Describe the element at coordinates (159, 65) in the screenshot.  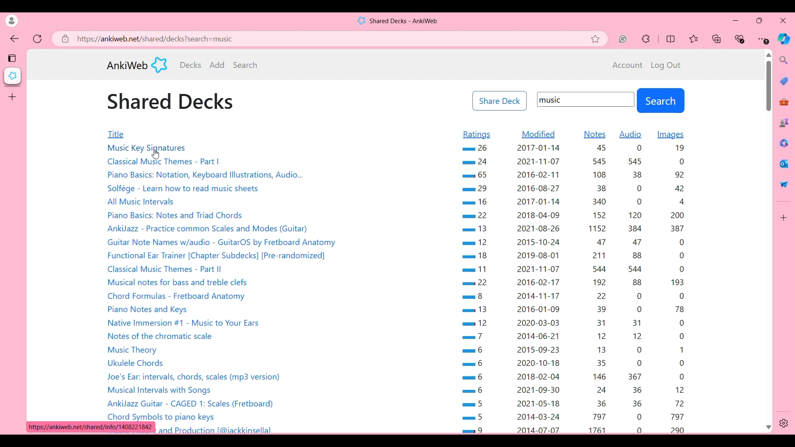
I see `Software logo` at that location.